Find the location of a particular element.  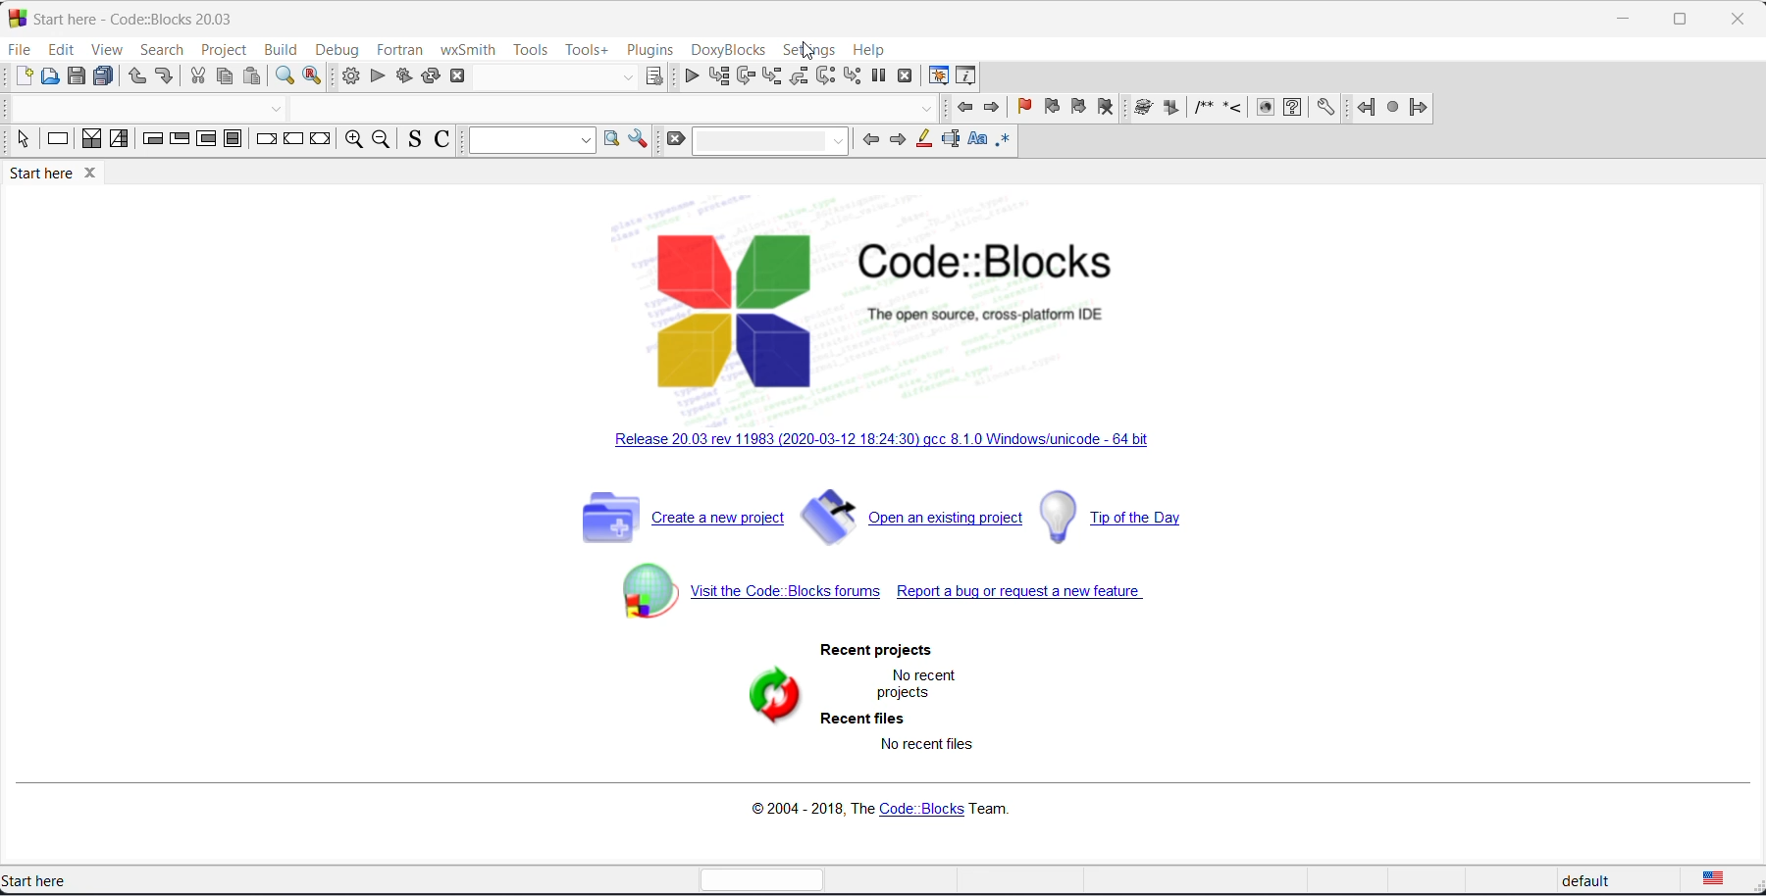

dropdown is located at coordinates (770, 141).